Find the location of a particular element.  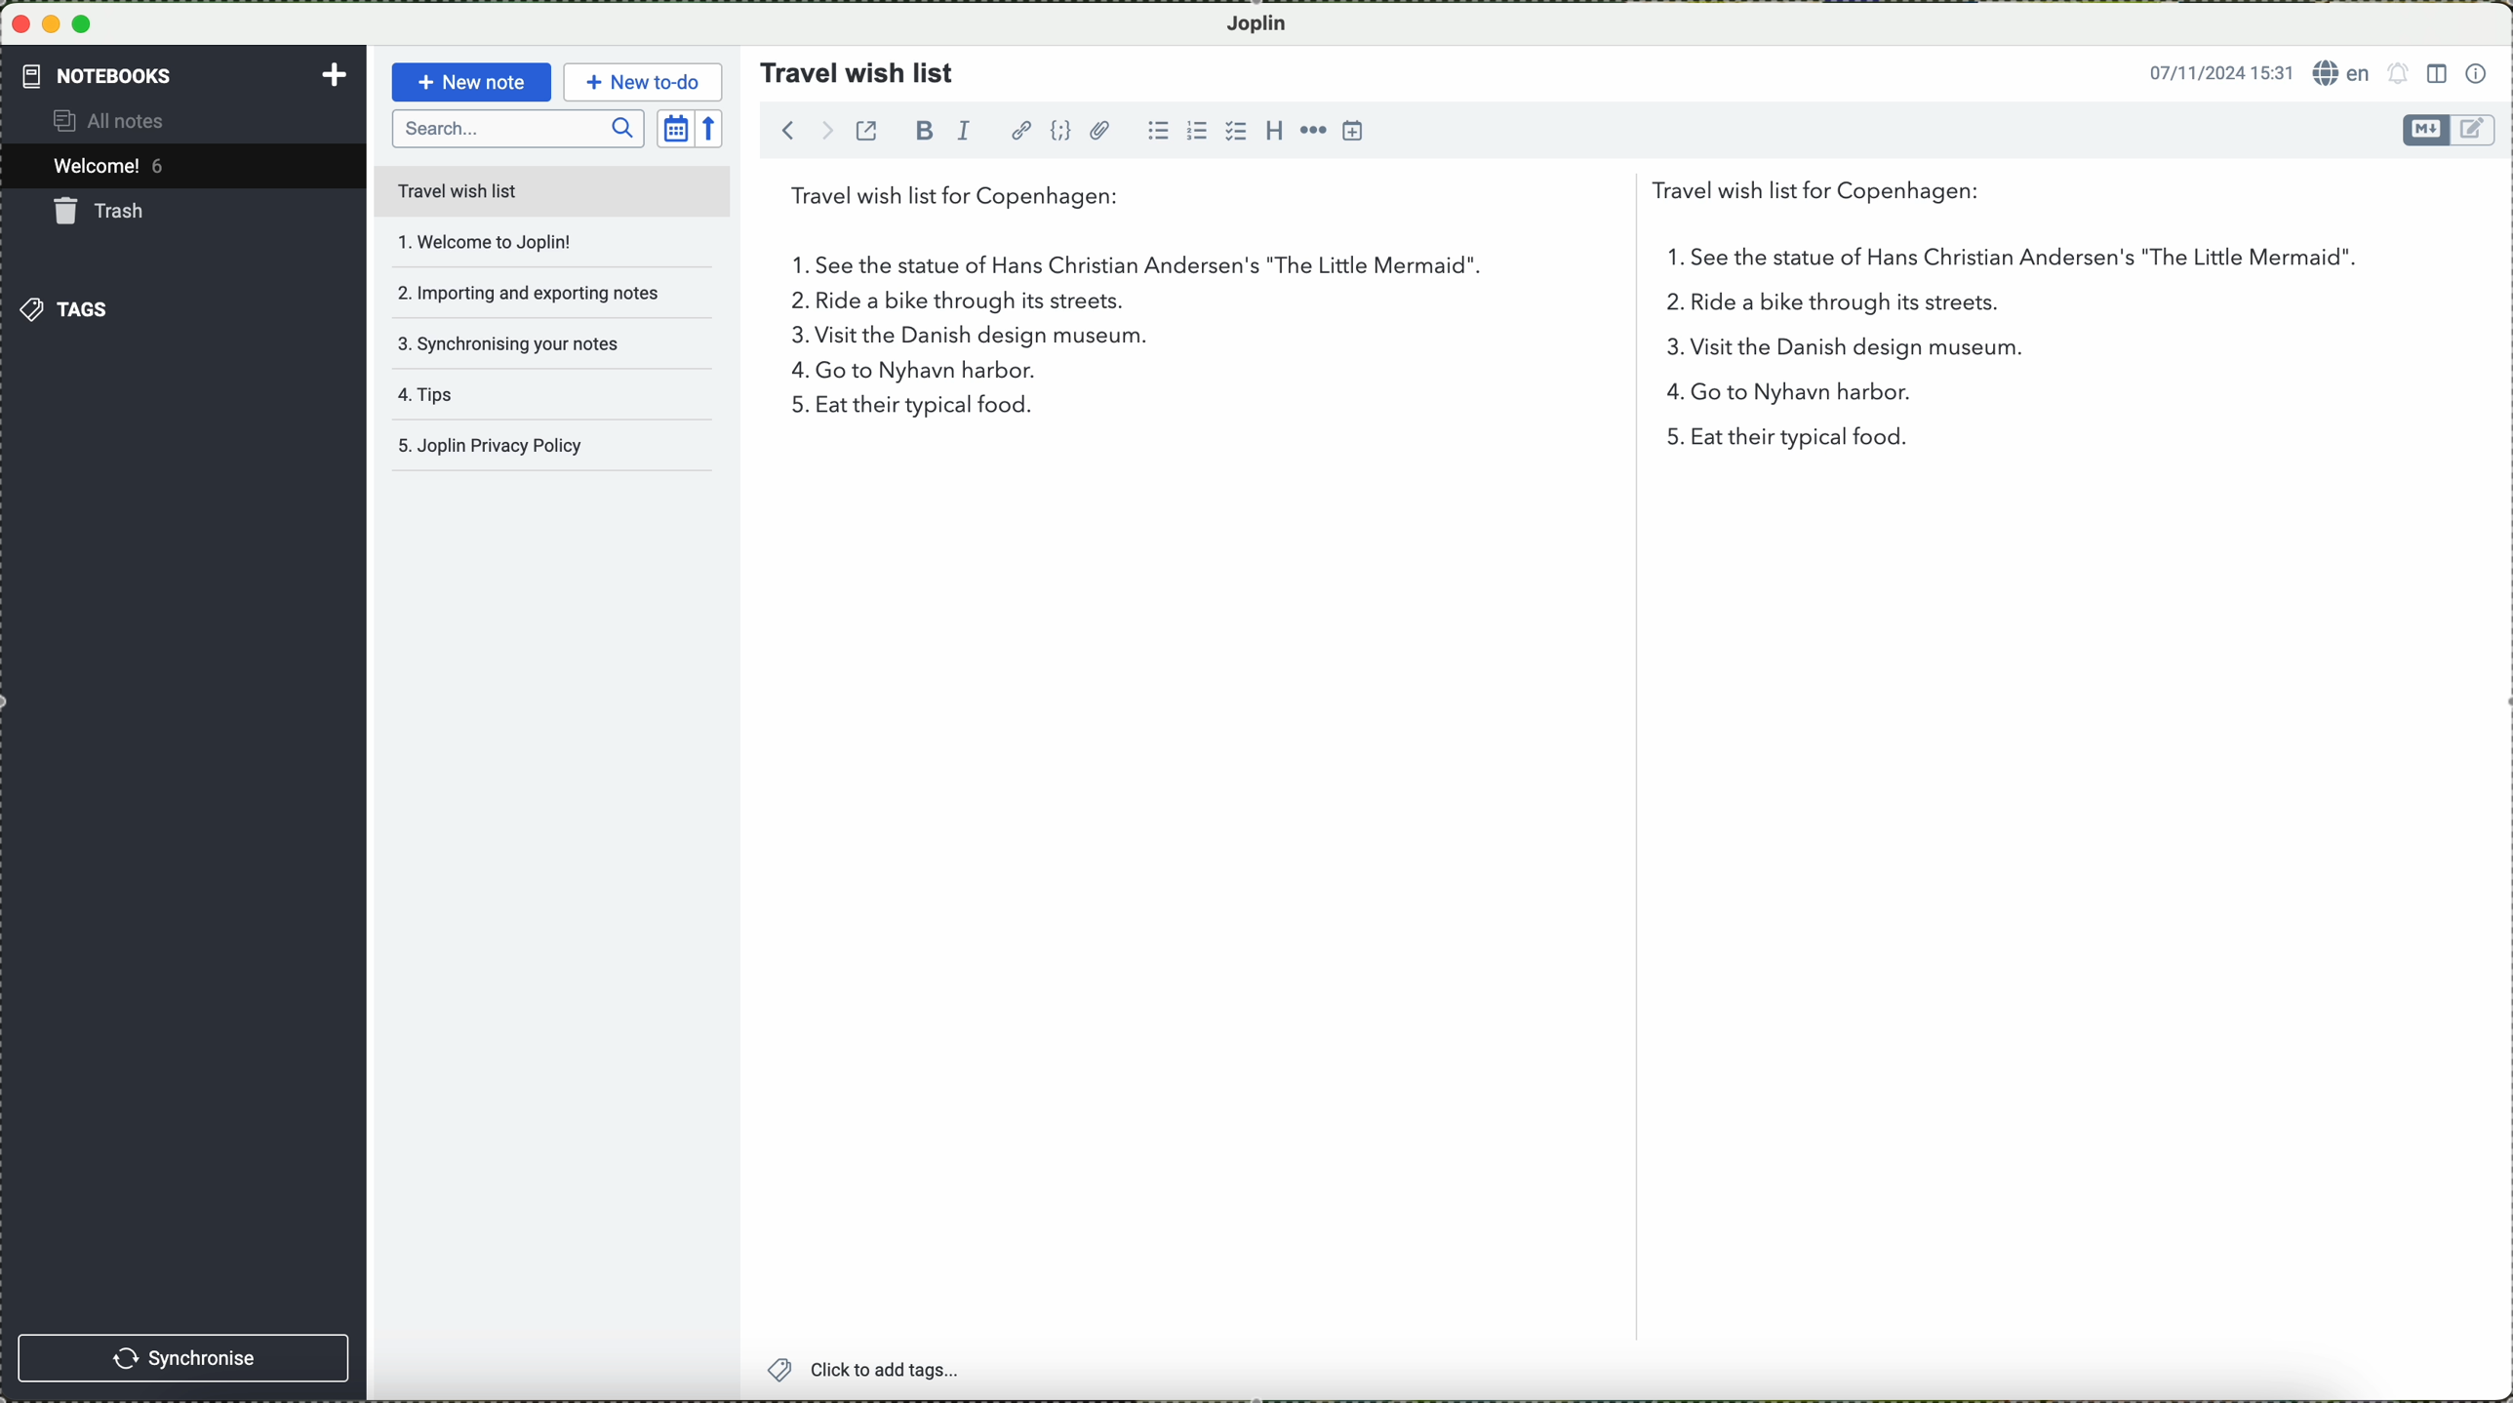

note properties is located at coordinates (2477, 71).